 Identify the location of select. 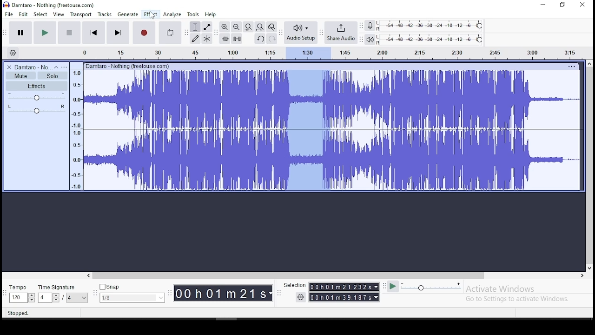
(41, 14).